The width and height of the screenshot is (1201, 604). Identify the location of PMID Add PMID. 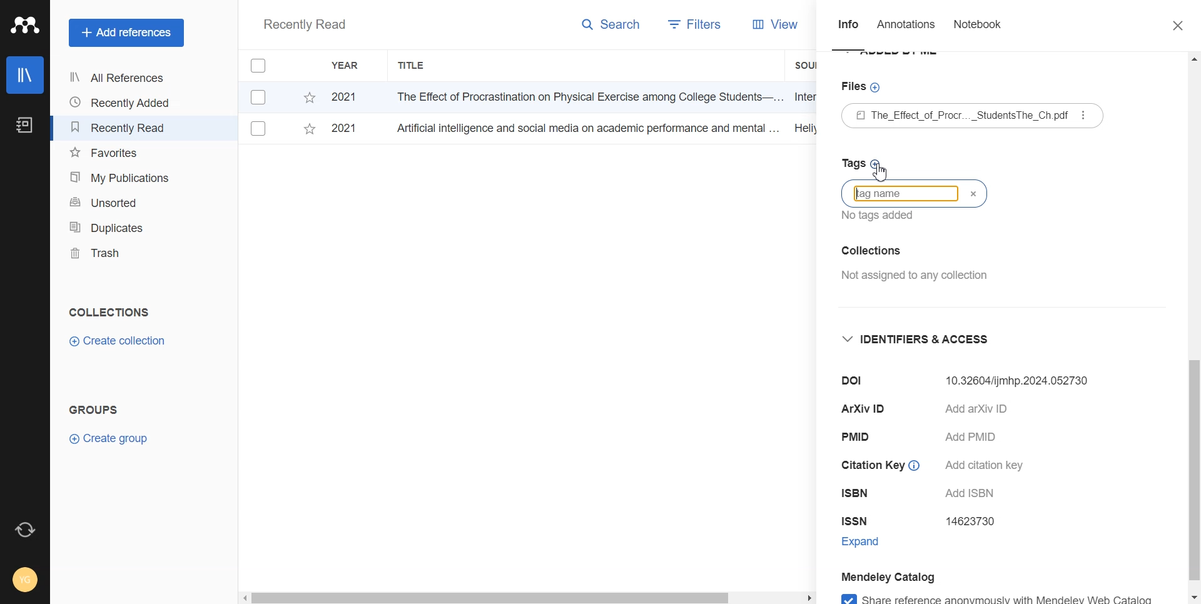
(923, 438).